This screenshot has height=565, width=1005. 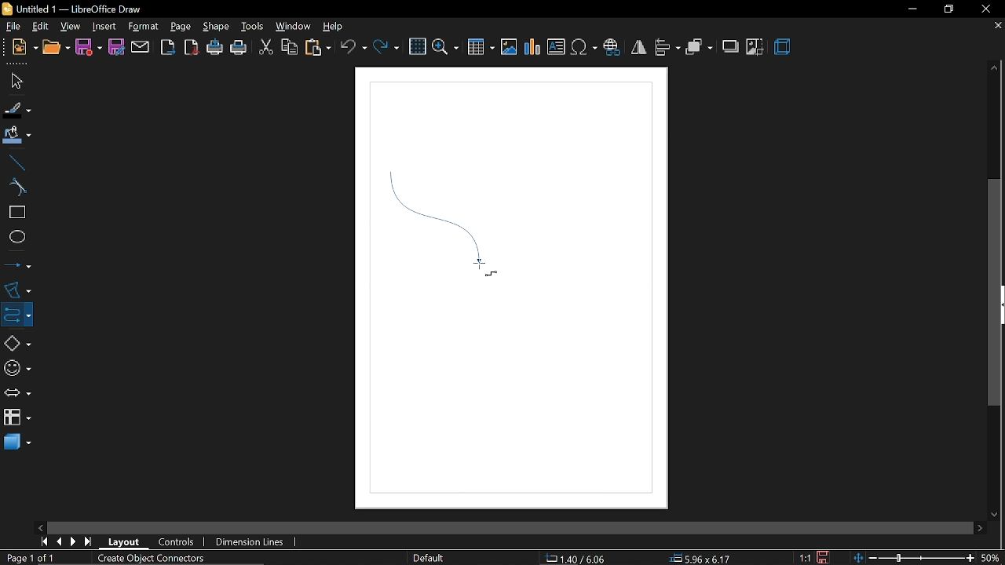 What do you see at coordinates (533, 47) in the screenshot?
I see `Insert chart` at bounding box center [533, 47].